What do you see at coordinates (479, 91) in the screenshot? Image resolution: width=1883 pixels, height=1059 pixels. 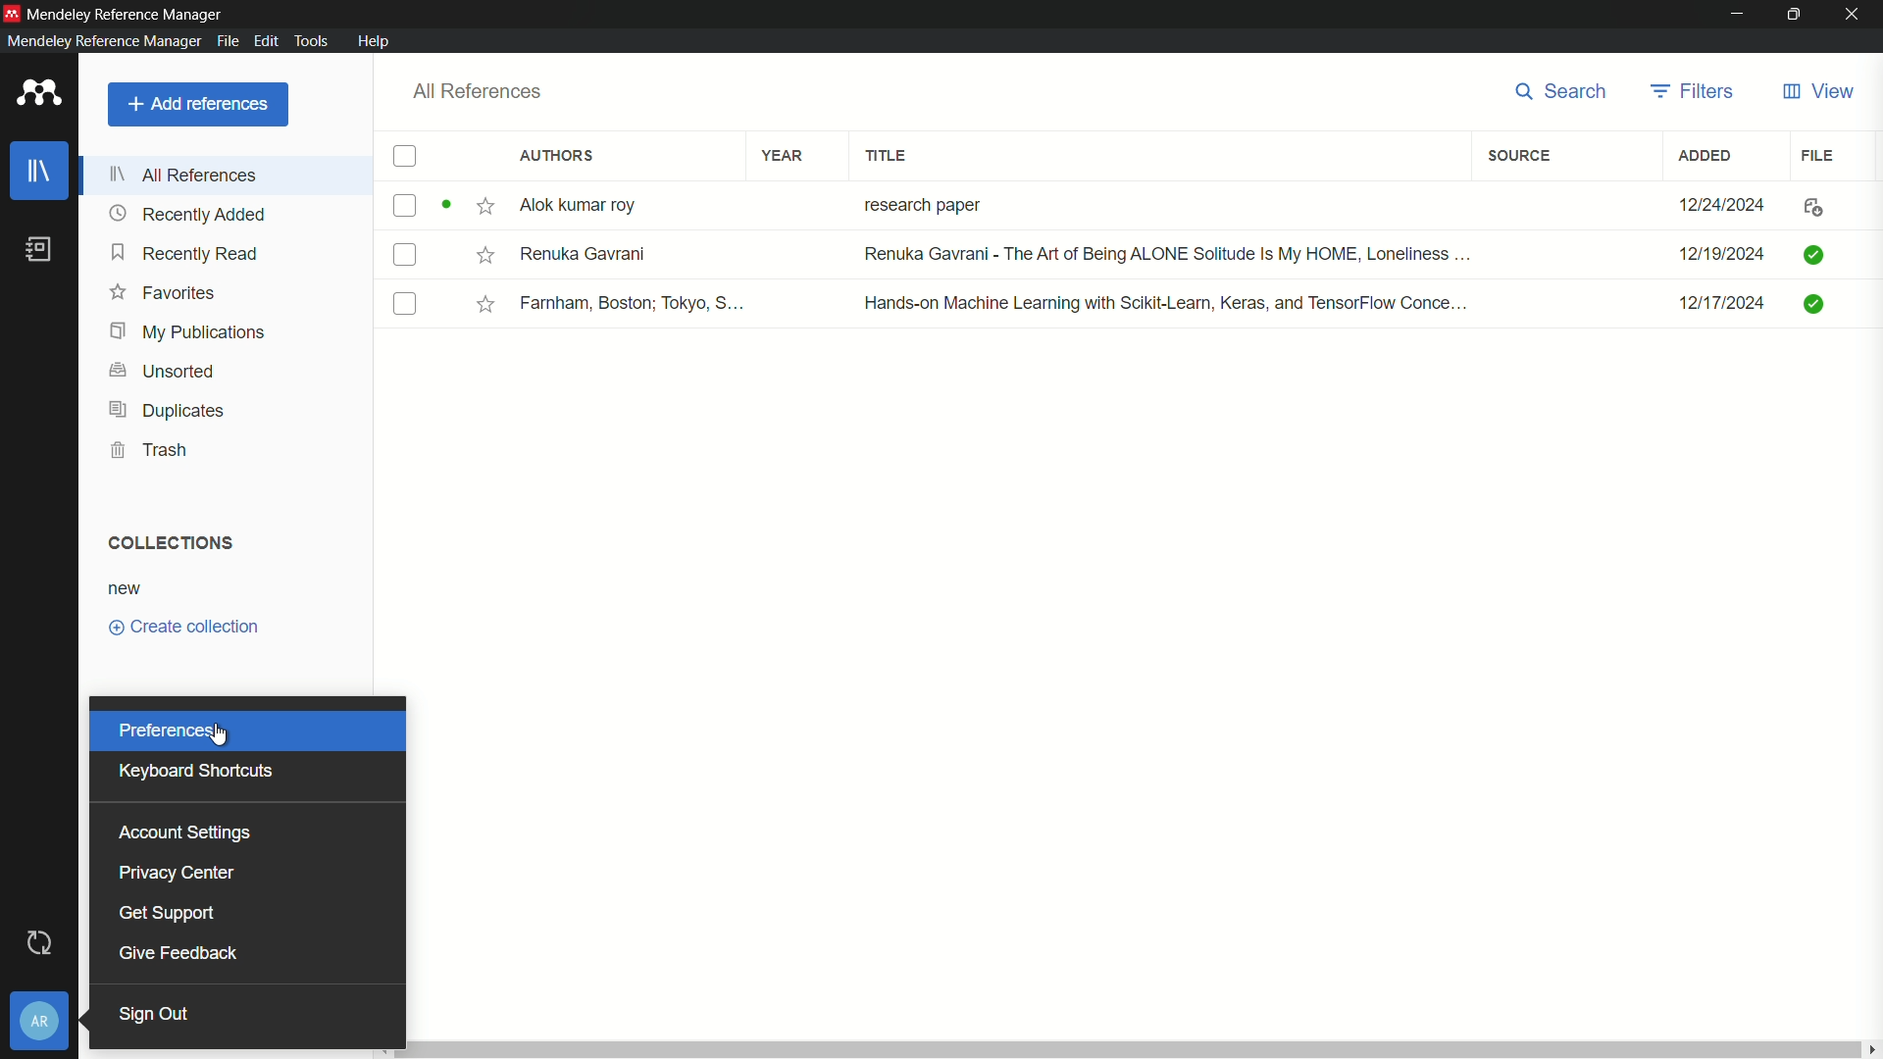 I see `all references` at bounding box center [479, 91].